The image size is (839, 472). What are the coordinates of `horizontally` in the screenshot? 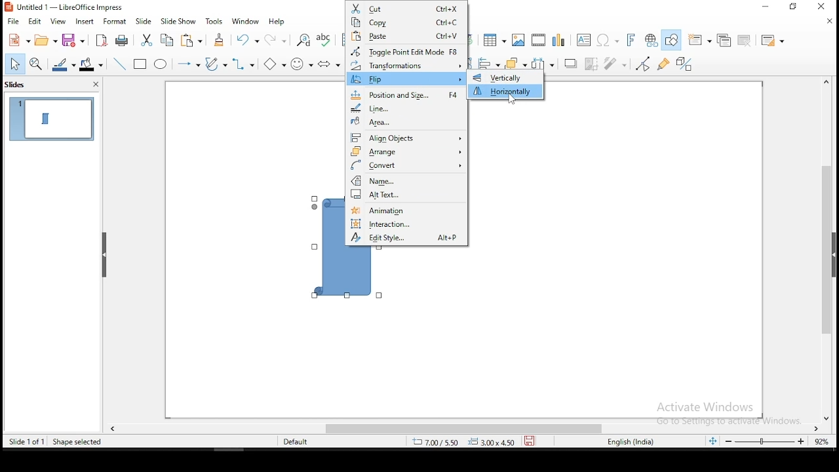 It's located at (507, 92).